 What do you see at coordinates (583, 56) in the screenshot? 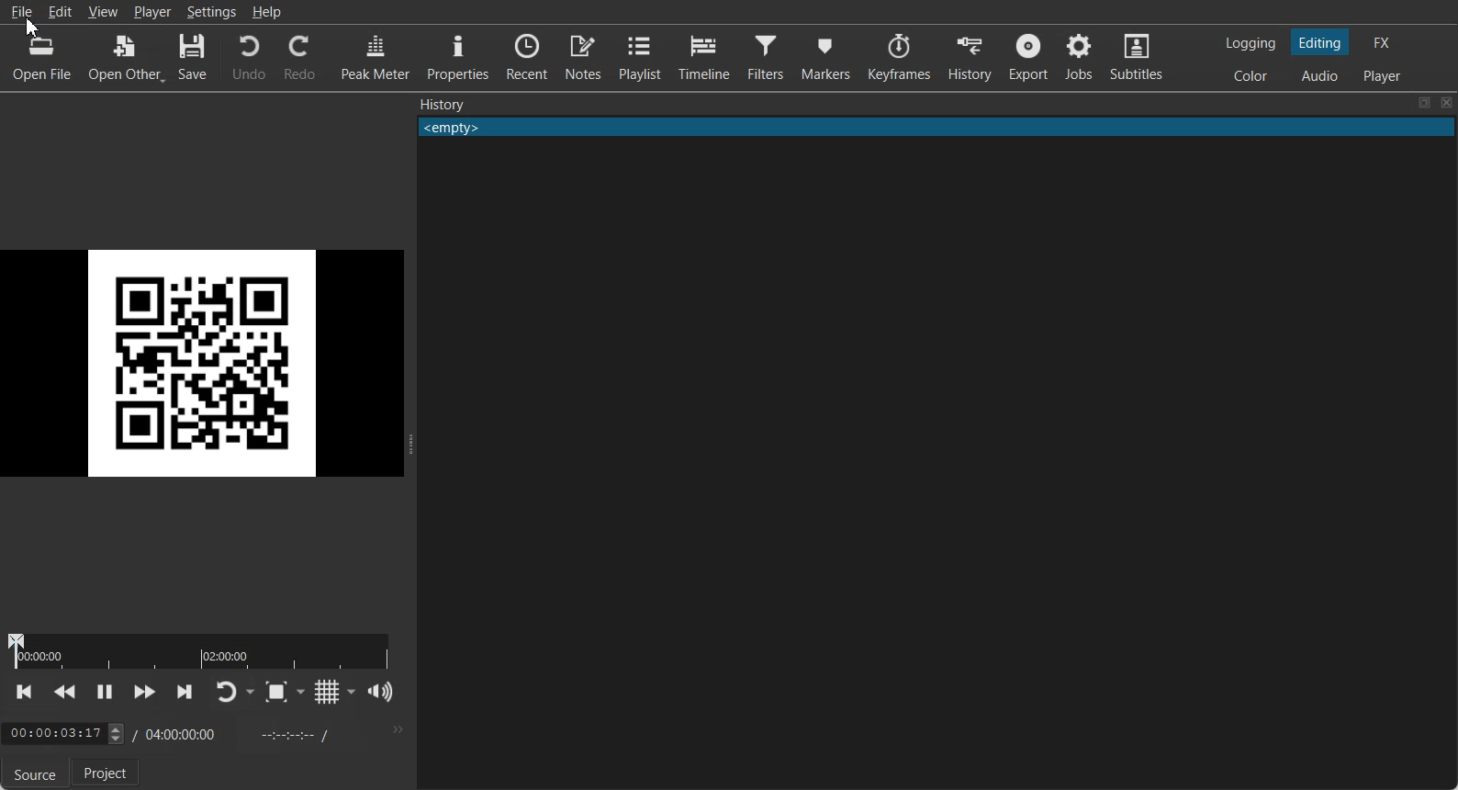
I see `Notes` at bounding box center [583, 56].